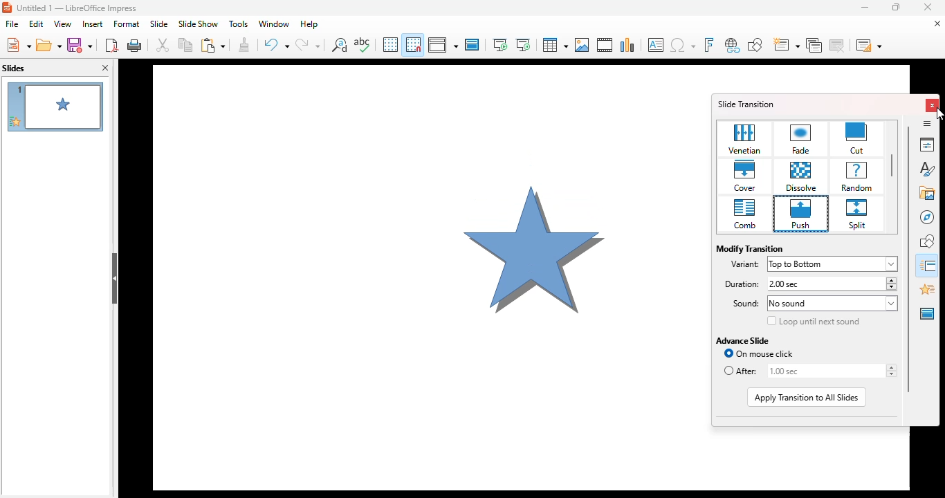 This screenshot has width=945, height=498. Describe the element at coordinates (113, 279) in the screenshot. I see `hide` at that location.